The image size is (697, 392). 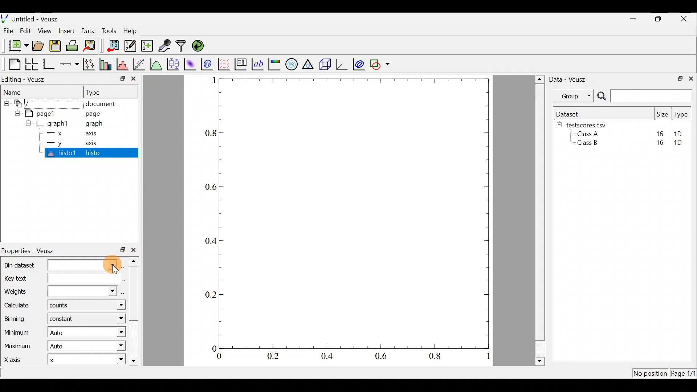 What do you see at coordinates (19, 306) in the screenshot?
I see `Calculate` at bounding box center [19, 306].